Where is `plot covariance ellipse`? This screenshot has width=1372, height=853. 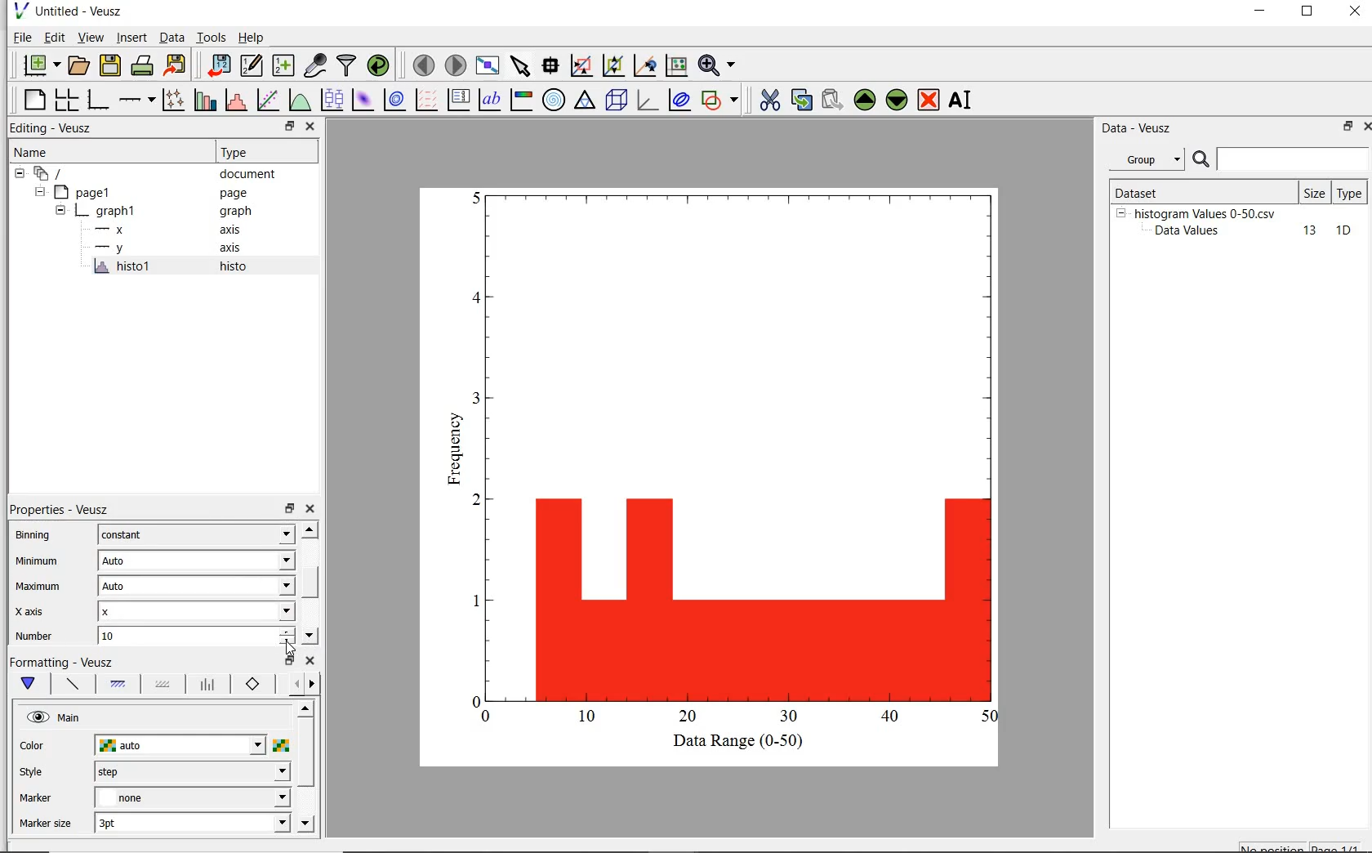 plot covariance ellipse is located at coordinates (679, 102).